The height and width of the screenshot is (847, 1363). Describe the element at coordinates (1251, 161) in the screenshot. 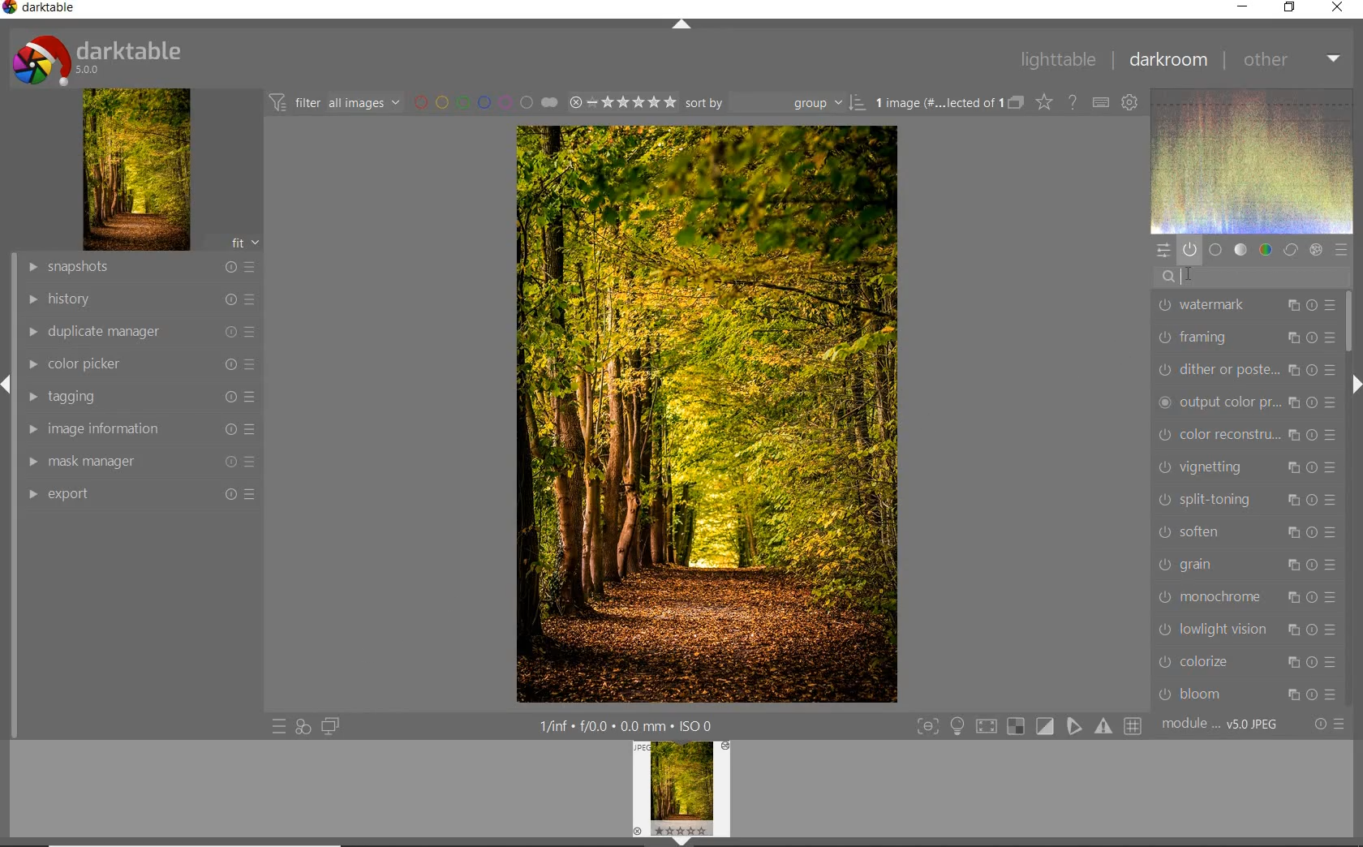

I see `wave form` at that location.